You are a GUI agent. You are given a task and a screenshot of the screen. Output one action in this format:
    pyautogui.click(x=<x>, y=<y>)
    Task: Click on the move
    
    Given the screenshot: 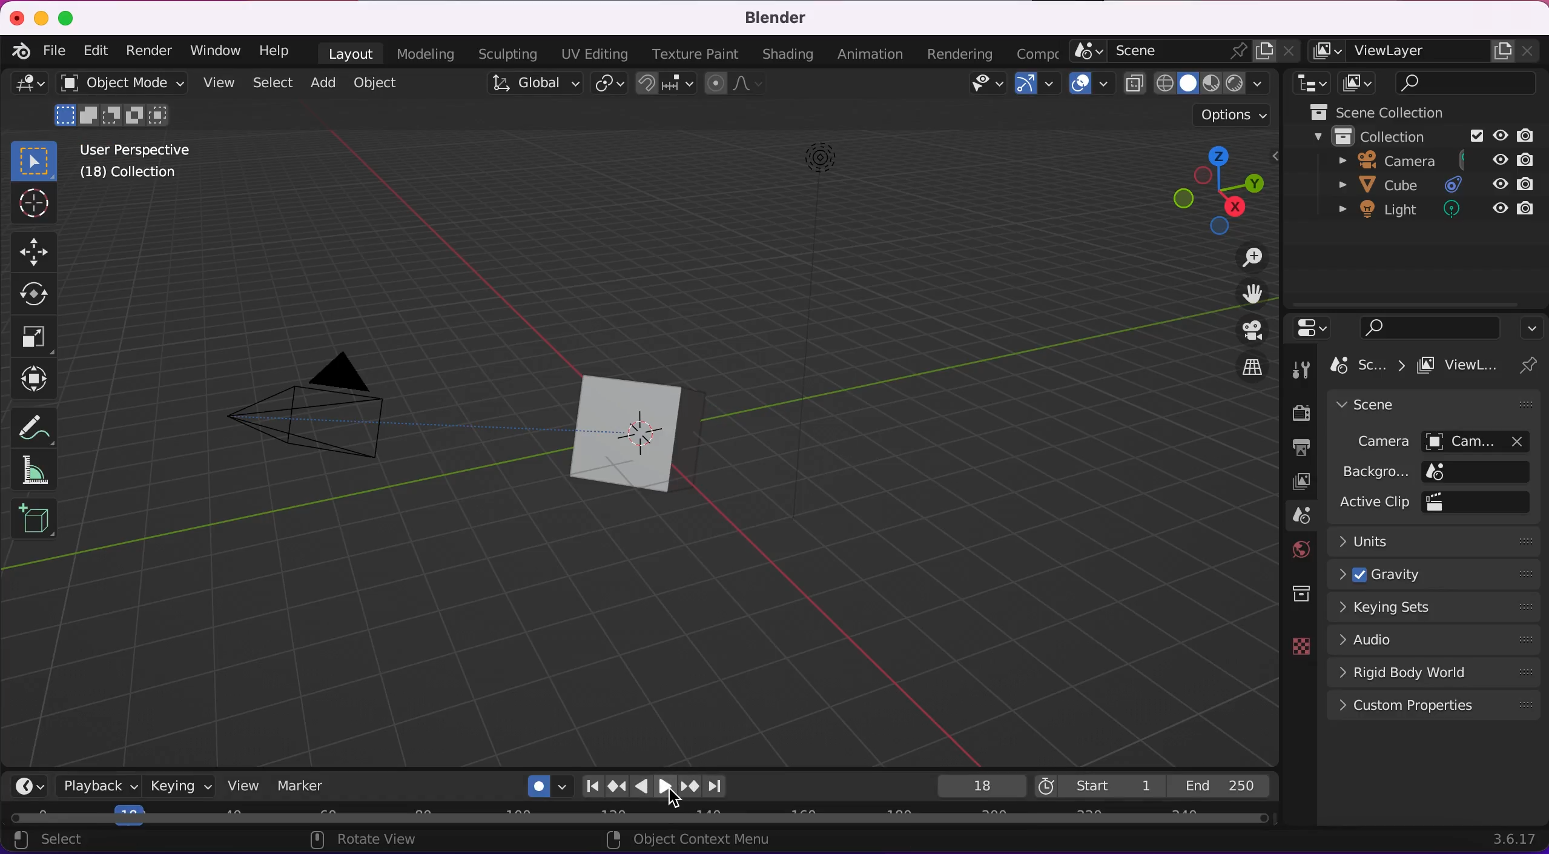 What is the action you would take?
    pyautogui.click(x=36, y=252)
    